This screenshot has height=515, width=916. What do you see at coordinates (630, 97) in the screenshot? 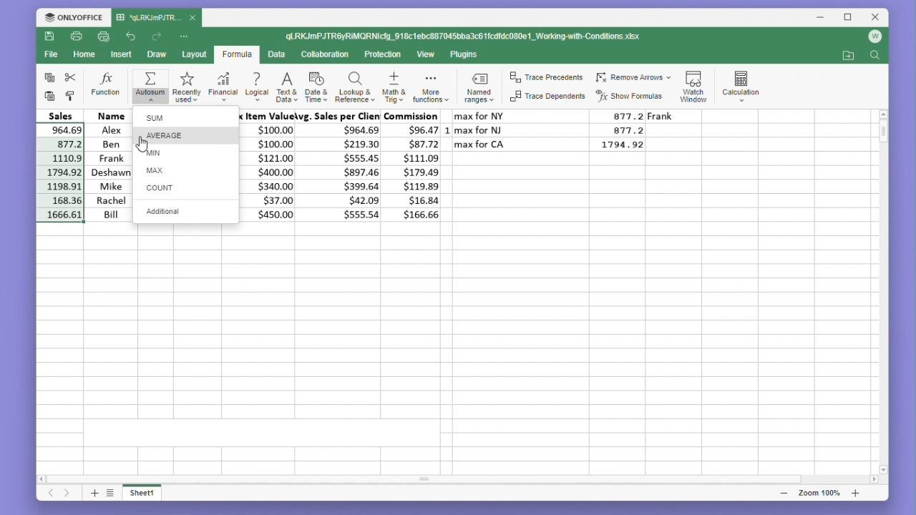
I see `Show formulas` at bounding box center [630, 97].